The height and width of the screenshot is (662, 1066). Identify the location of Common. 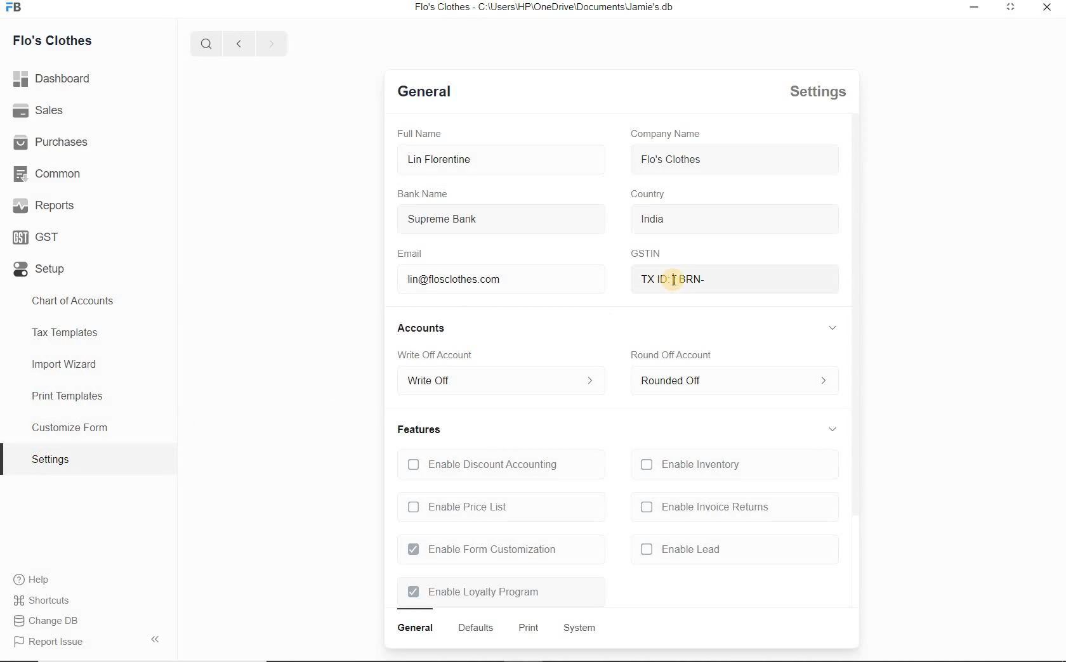
(50, 174).